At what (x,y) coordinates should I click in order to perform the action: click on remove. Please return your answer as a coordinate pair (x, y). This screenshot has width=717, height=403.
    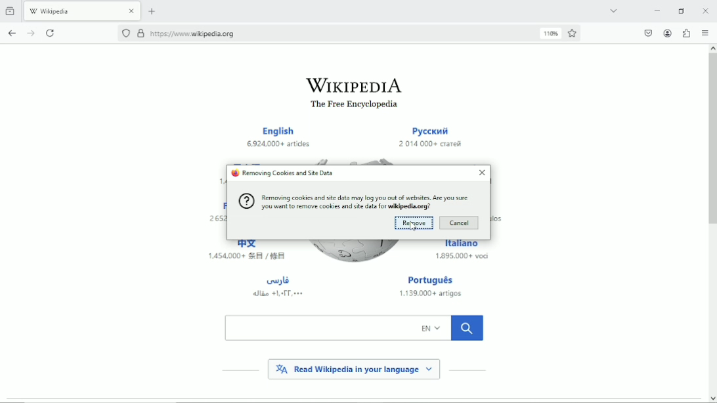
    Looking at the image, I should click on (414, 223).